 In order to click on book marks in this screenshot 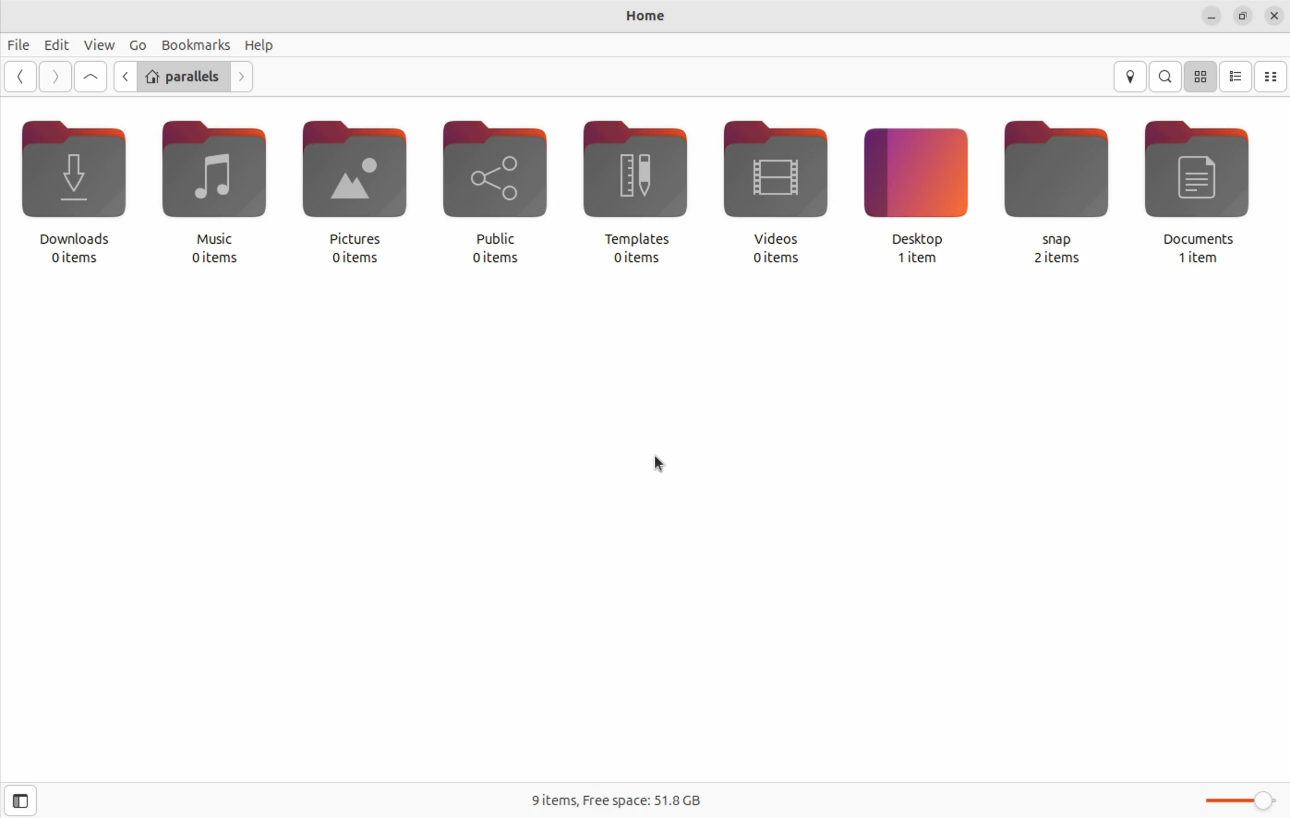, I will do `click(194, 43)`.